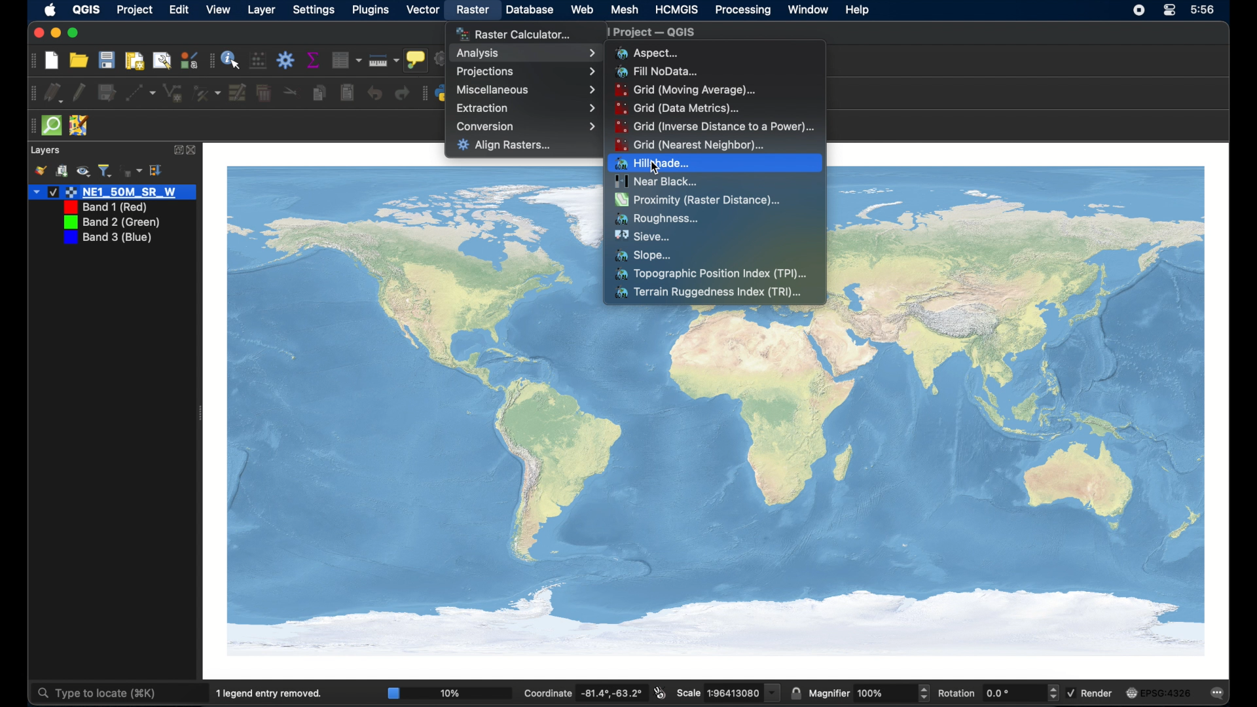  Describe the element at coordinates (699, 201) in the screenshot. I see `proximity (raster distance)` at that location.